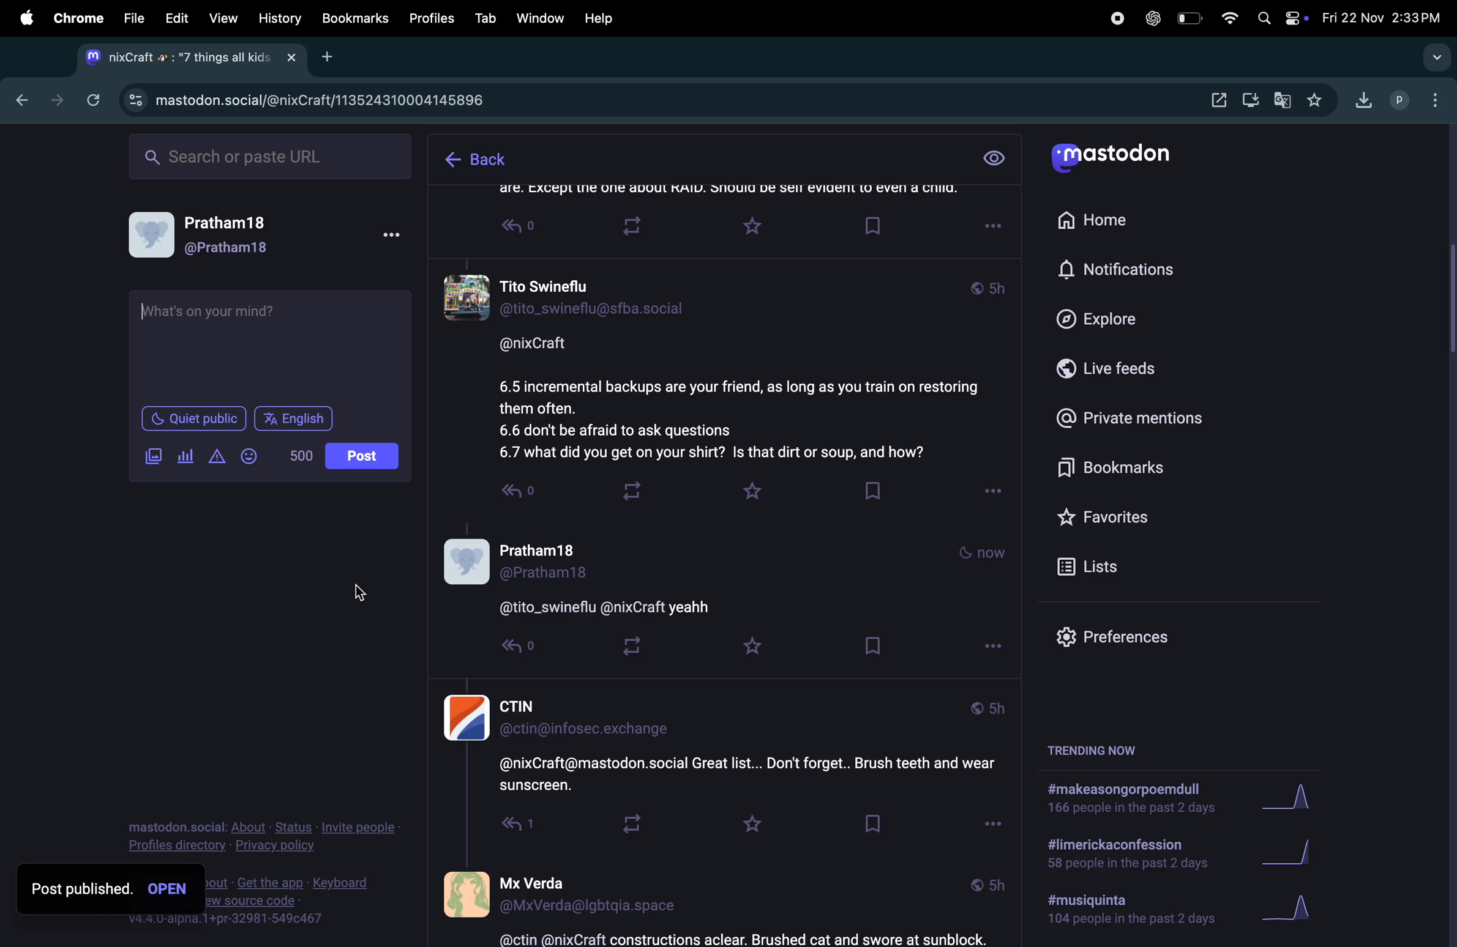  I want to click on thread, so click(713, 904).